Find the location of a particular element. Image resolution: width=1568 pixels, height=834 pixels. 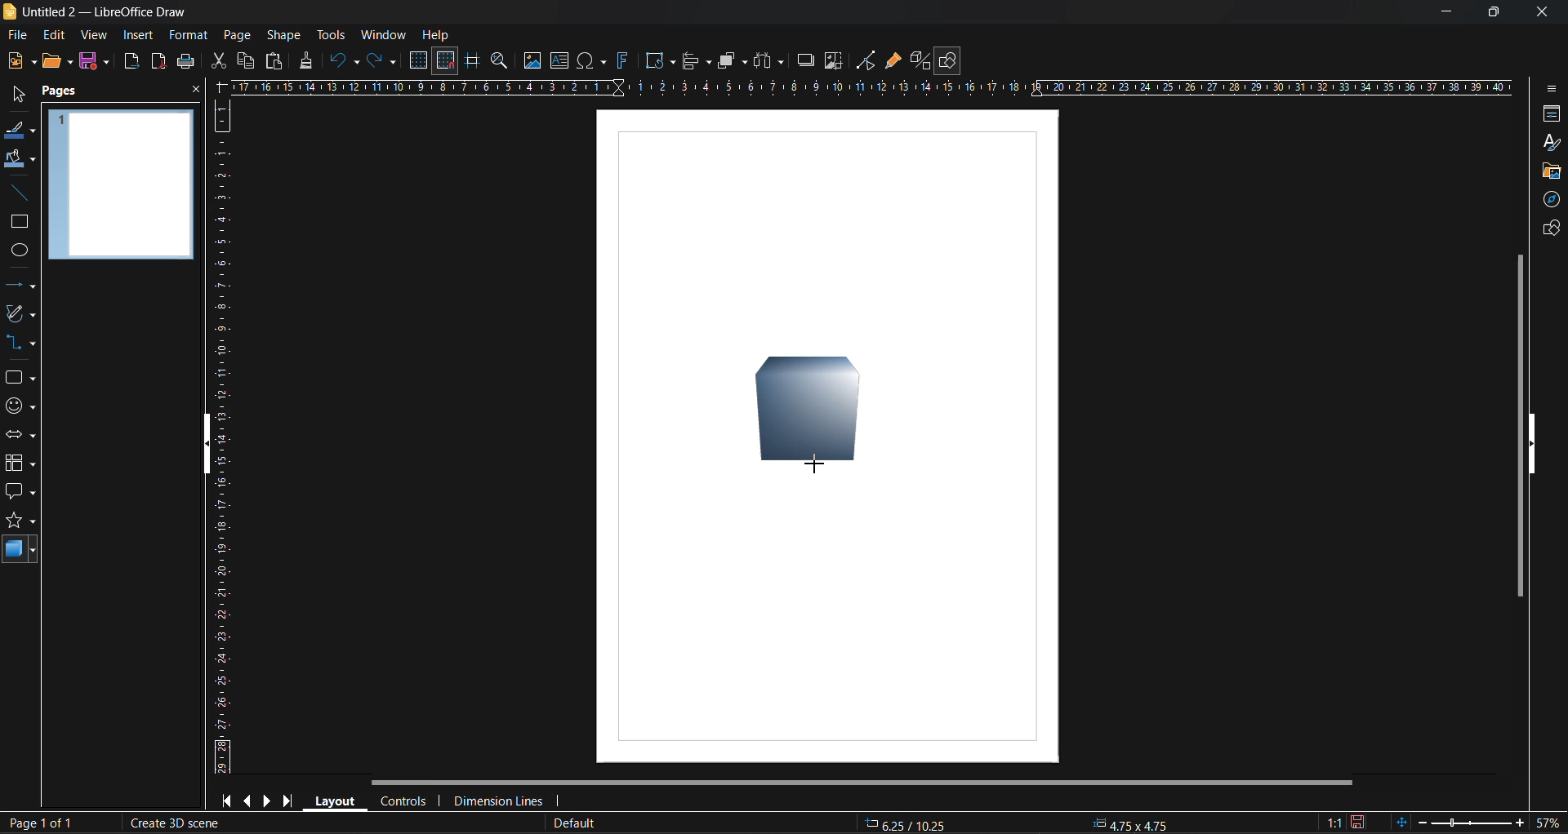

export is located at coordinates (133, 63).